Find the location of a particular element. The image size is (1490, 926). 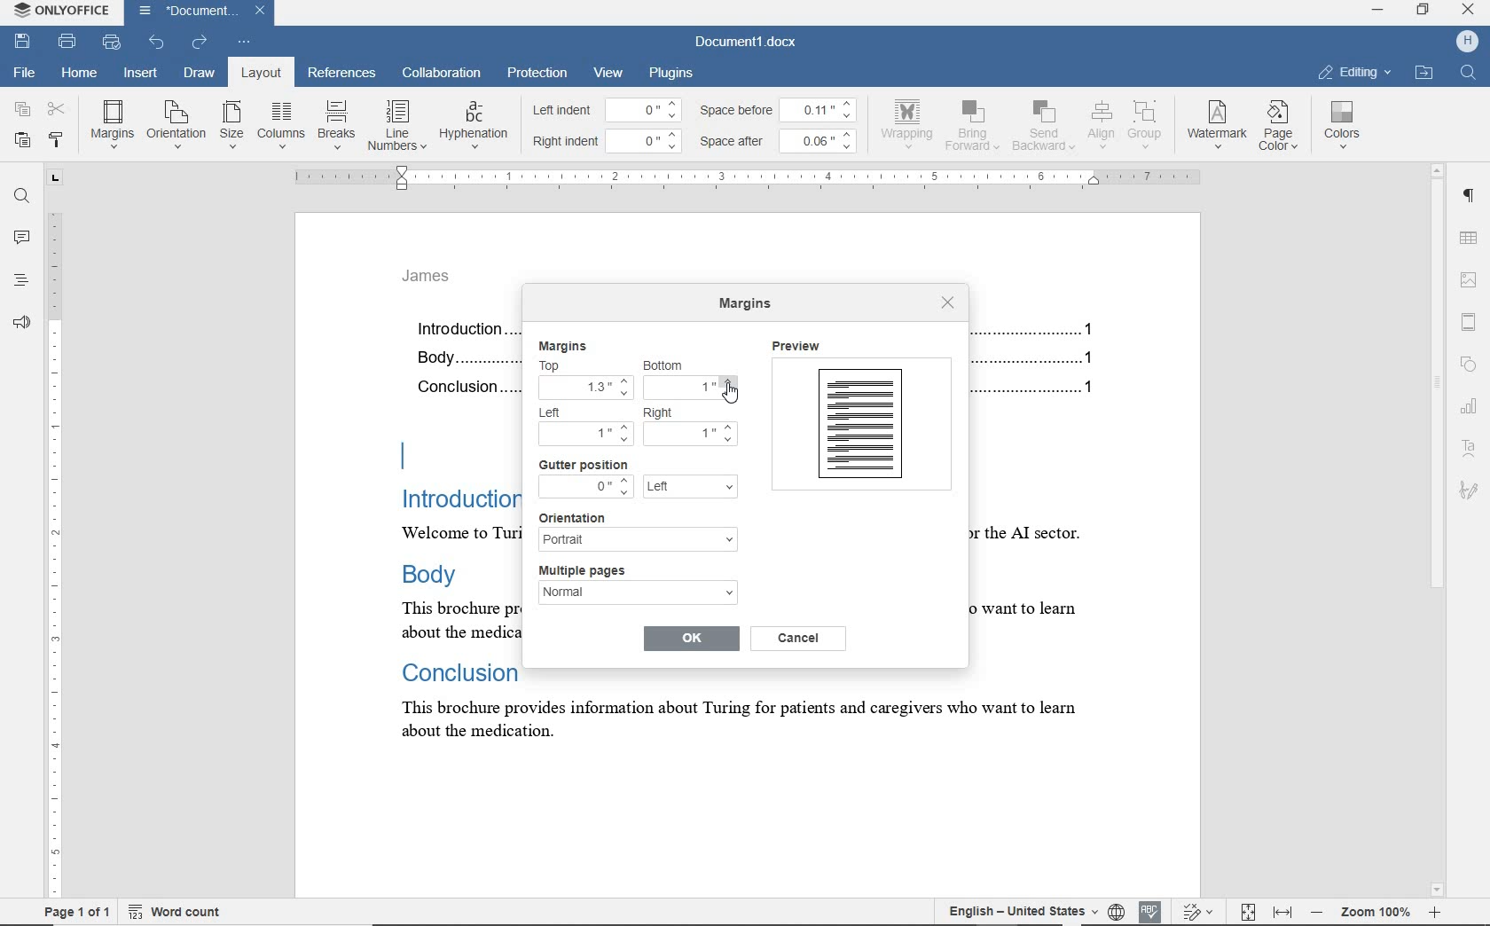

size is located at coordinates (231, 126).